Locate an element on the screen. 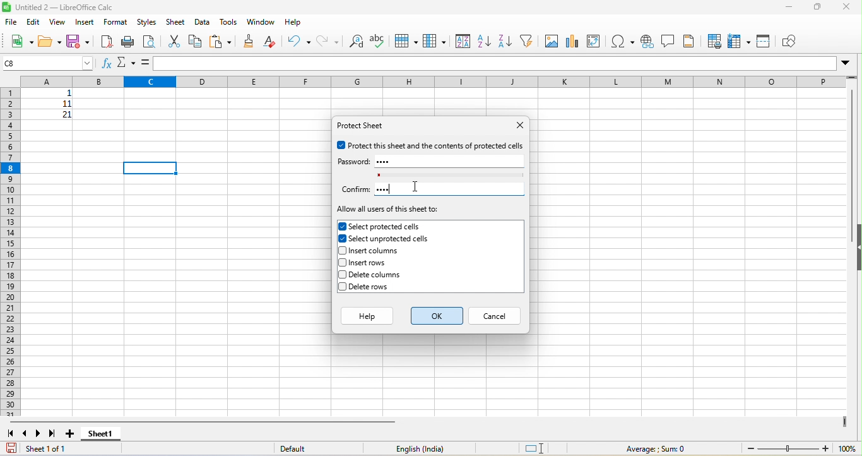 Image resolution: width=862 pixels, height=456 pixels. undo is located at coordinates (299, 42).